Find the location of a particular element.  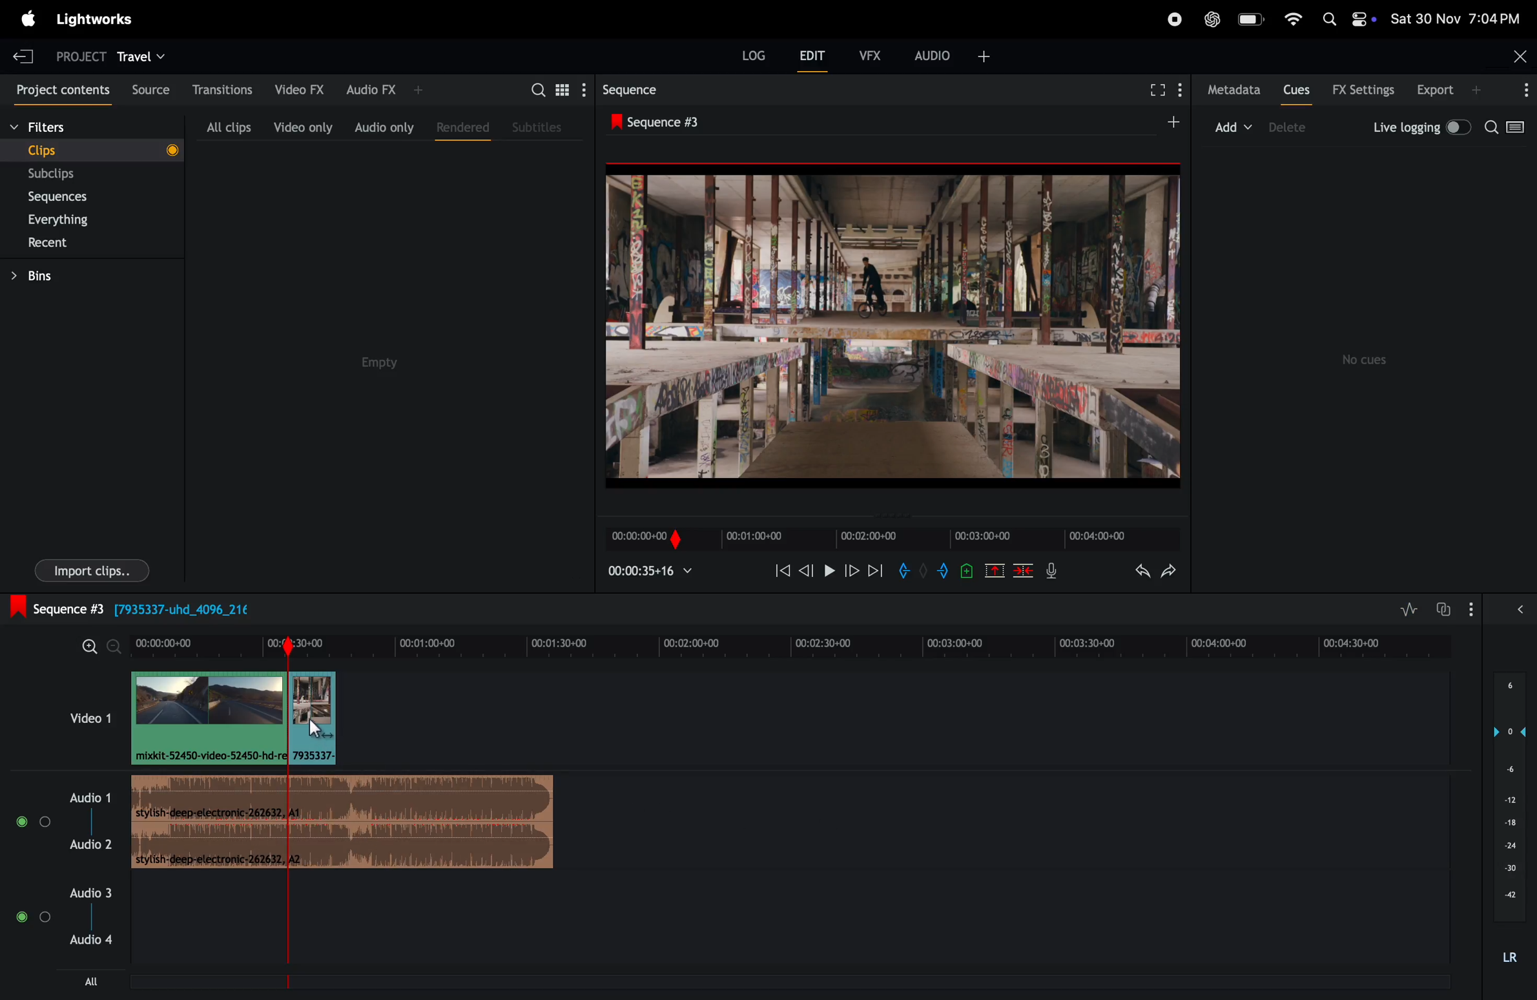

travel is located at coordinates (145, 55).